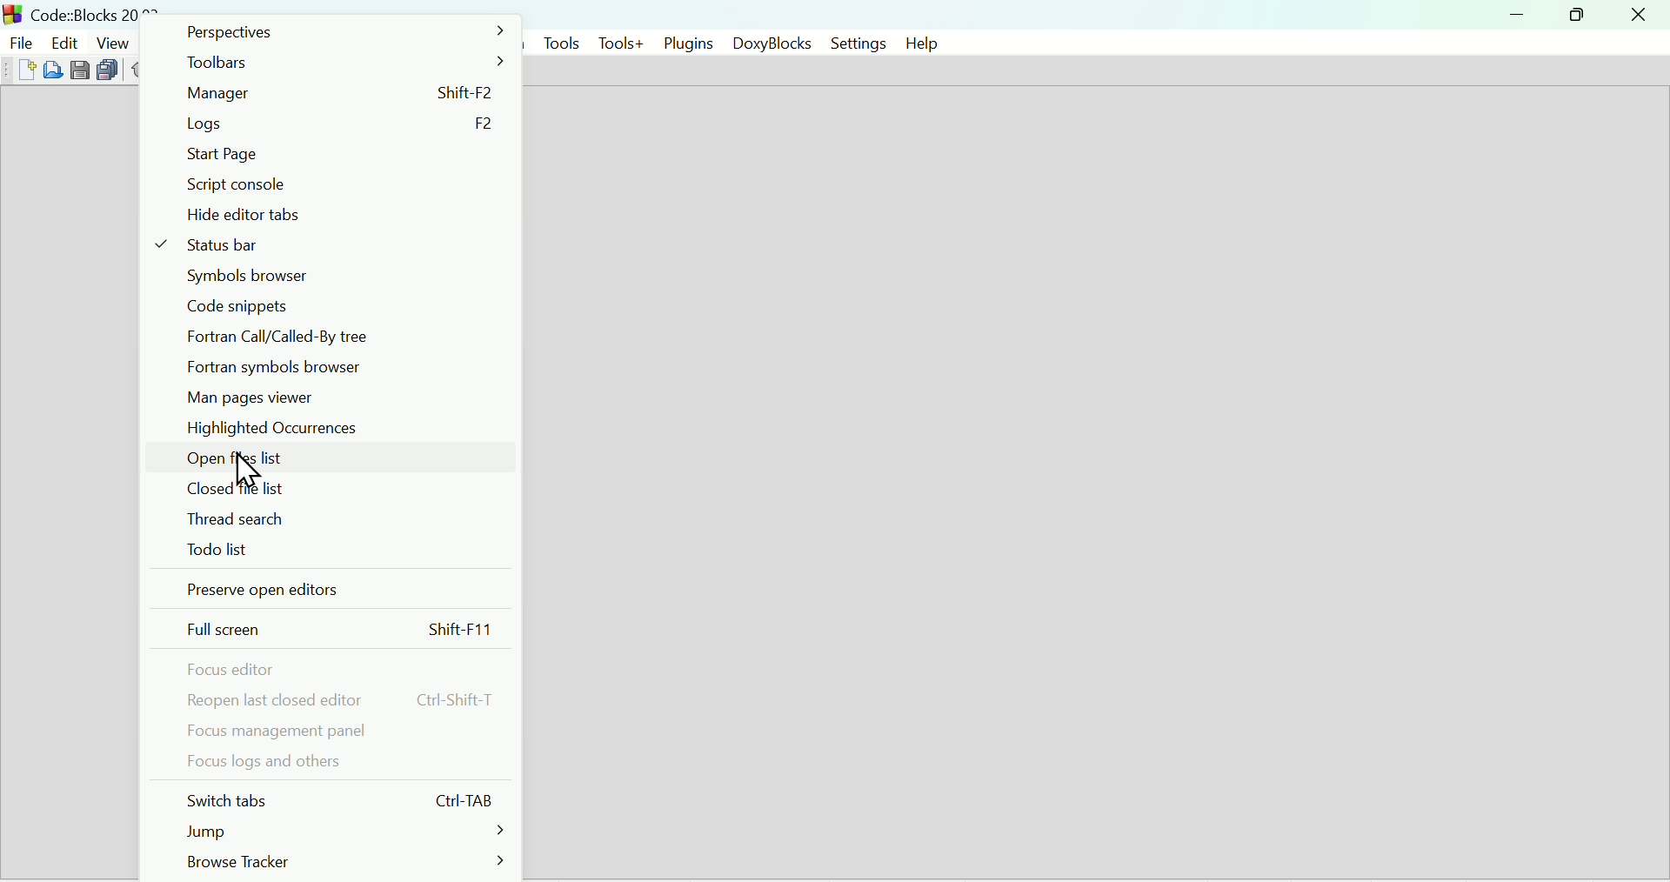  What do you see at coordinates (14, 13) in the screenshot?
I see `Code Blocks Desktop icon` at bounding box center [14, 13].